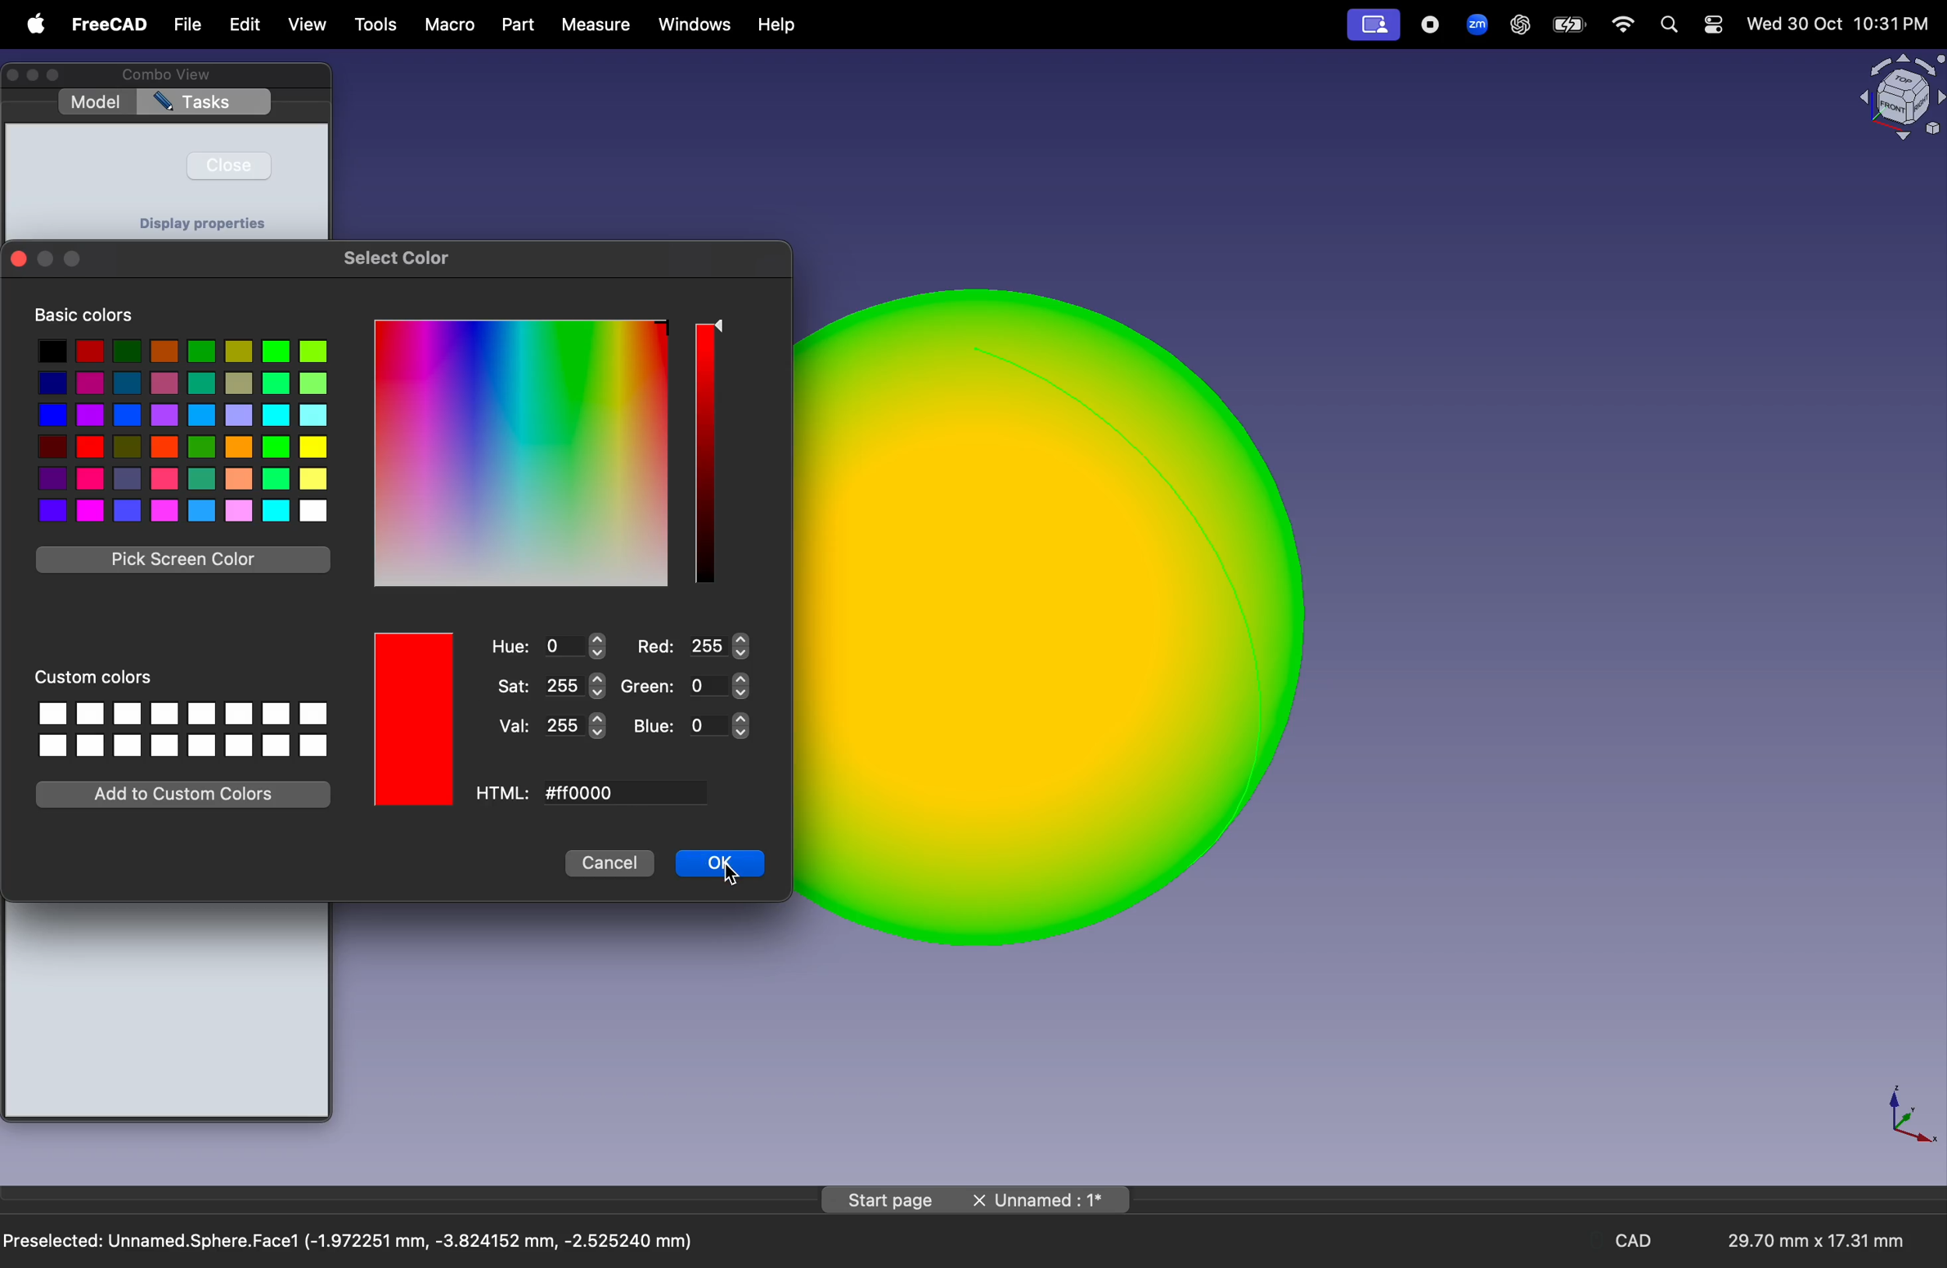 This screenshot has width=1947, height=1268. What do you see at coordinates (416, 719) in the screenshot?
I see `red color` at bounding box center [416, 719].